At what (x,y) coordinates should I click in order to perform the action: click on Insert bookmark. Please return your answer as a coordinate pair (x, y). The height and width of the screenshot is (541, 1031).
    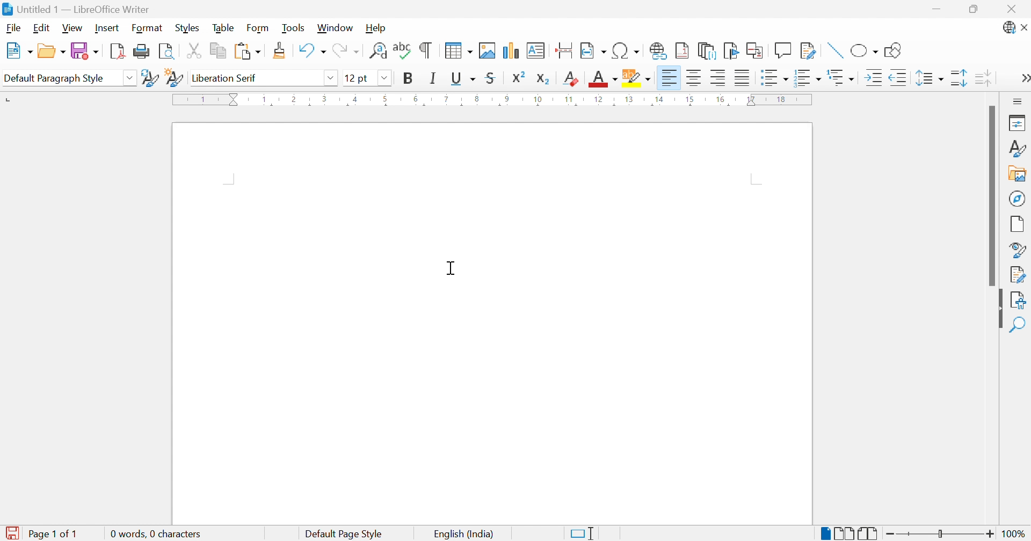
    Looking at the image, I should click on (732, 50).